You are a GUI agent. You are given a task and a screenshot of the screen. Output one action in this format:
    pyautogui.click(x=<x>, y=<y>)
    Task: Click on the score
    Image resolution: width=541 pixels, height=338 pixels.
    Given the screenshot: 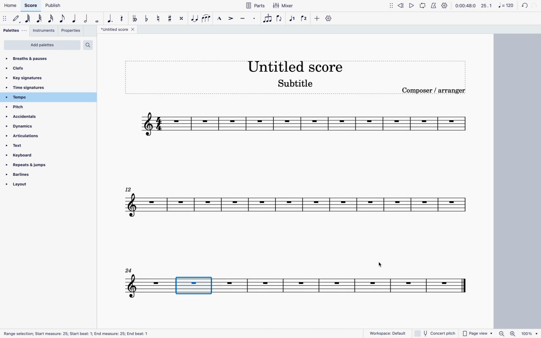 What is the action you would take?
    pyautogui.click(x=294, y=202)
    